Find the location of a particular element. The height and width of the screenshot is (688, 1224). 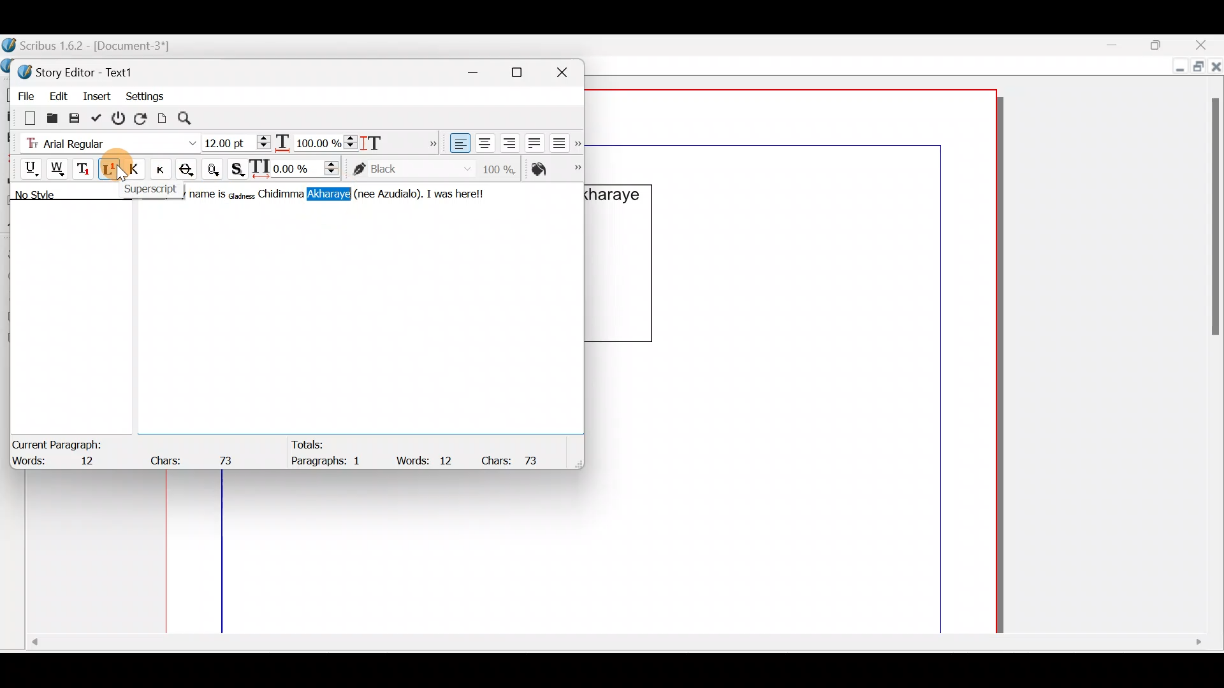

Subscript is located at coordinates (85, 168).